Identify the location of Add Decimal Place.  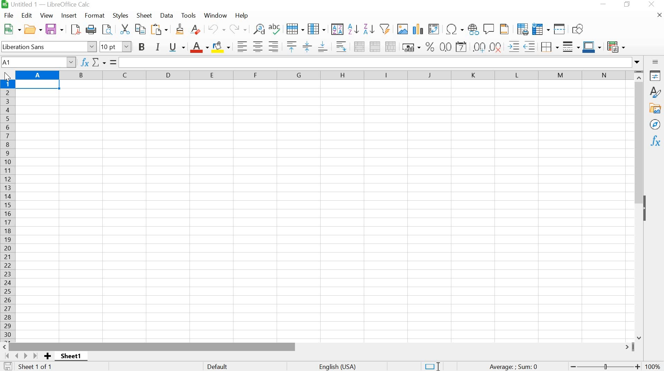
(480, 46).